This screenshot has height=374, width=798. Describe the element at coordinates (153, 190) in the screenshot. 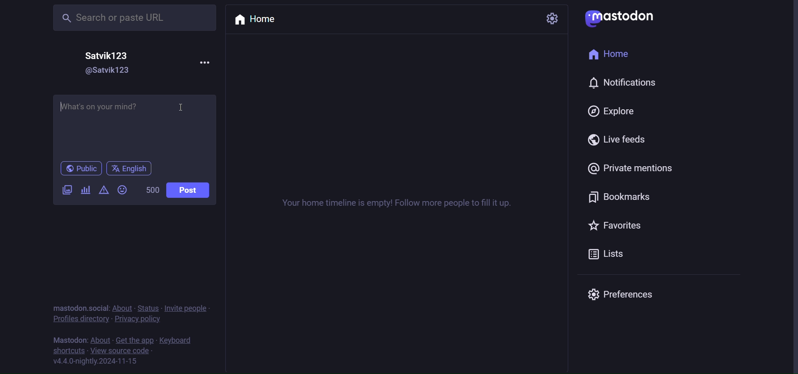

I see `word limit` at that location.